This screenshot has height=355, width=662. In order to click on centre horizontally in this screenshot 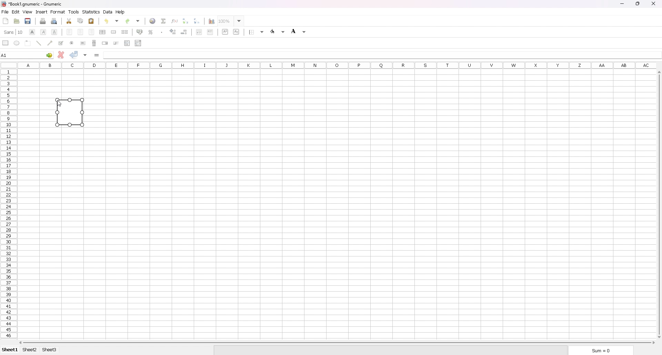, I will do `click(103, 32)`.